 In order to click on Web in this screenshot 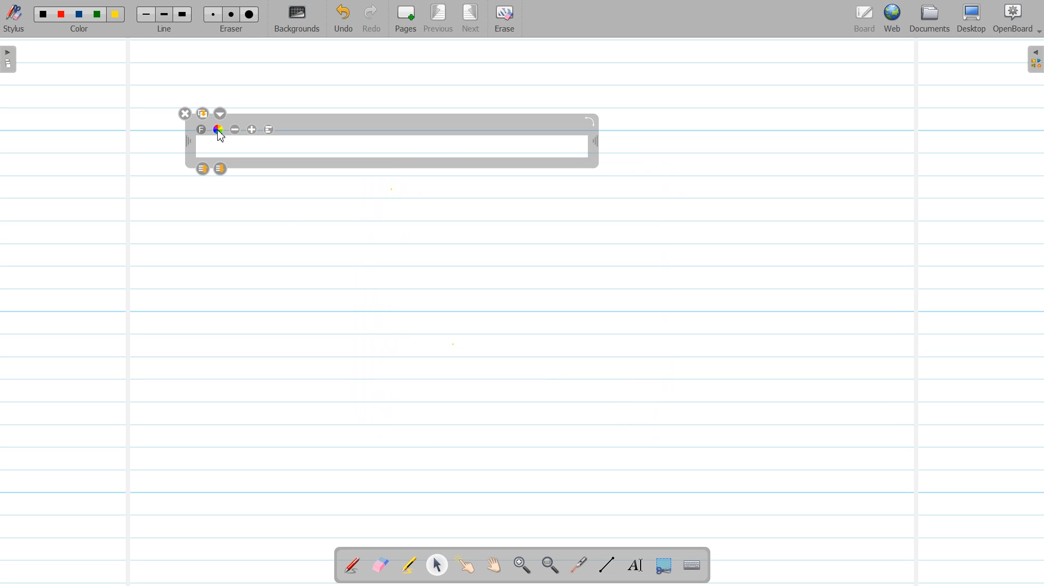, I will do `click(893, 19)`.